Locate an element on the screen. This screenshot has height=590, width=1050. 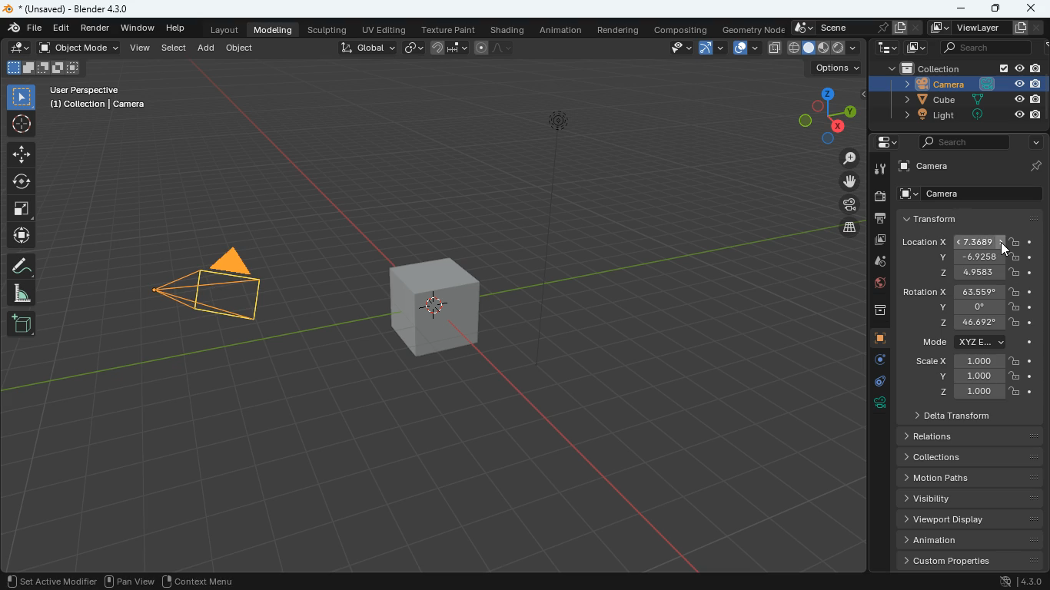
move is located at coordinates (22, 237).